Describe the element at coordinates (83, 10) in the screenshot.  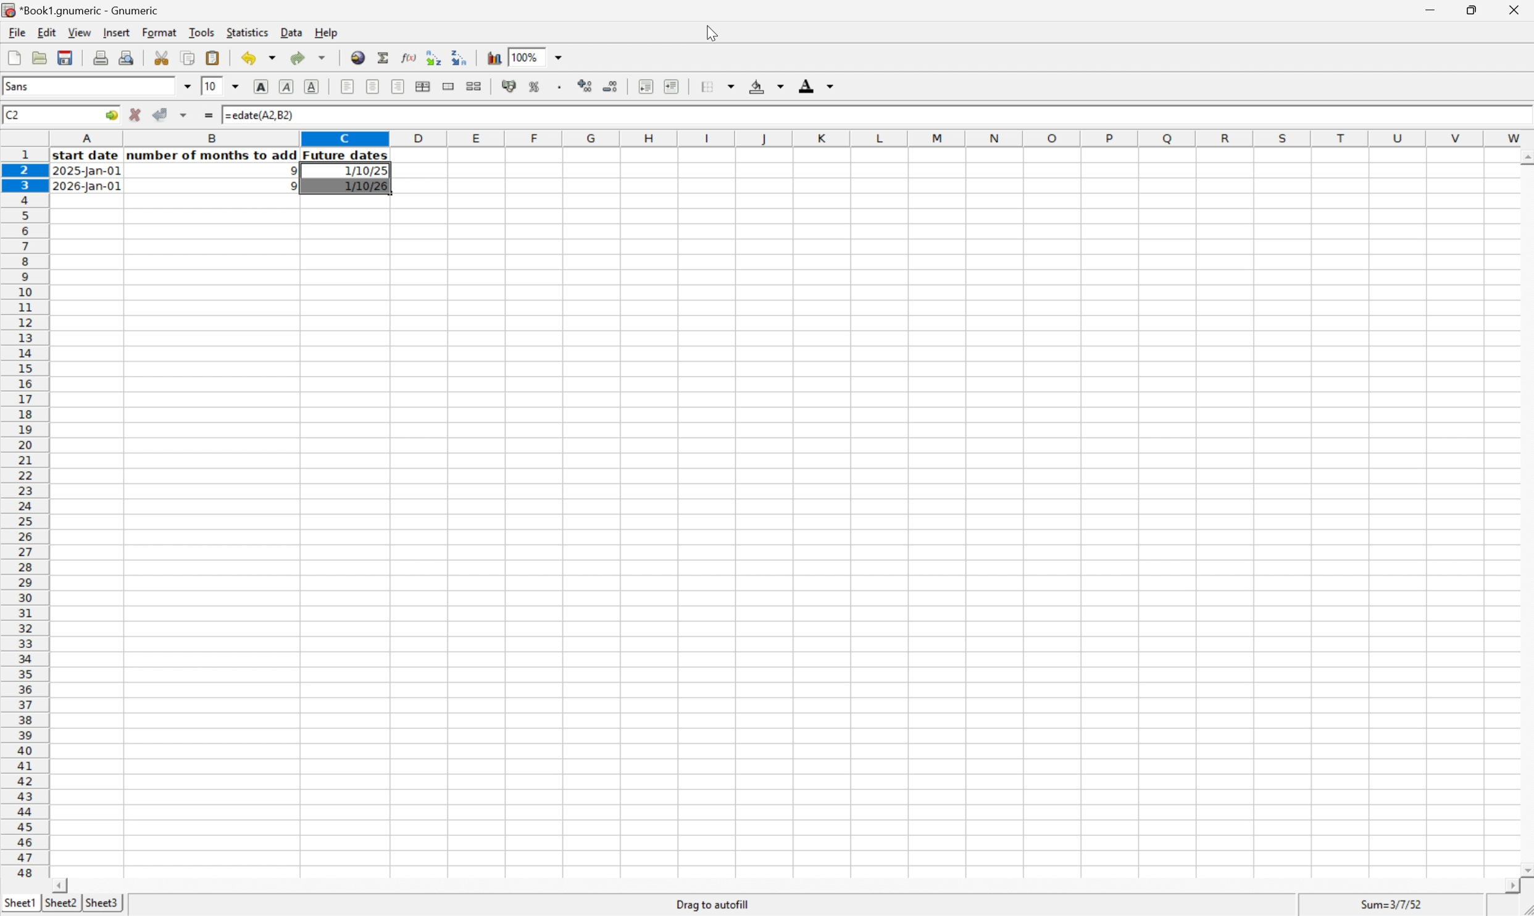
I see `*Book1.gnumeric - Gnumeric` at that location.